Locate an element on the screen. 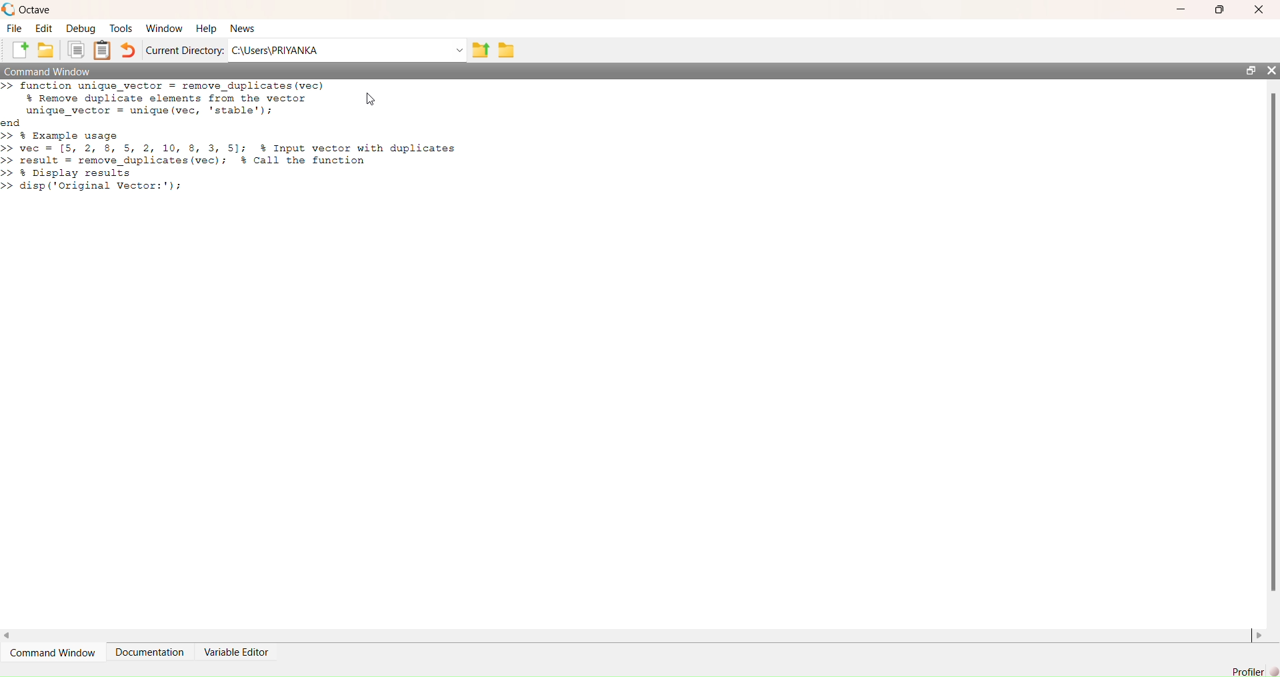 The height and width of the screenshot is (677, 1280). add file is located at coordinates (20, 49).